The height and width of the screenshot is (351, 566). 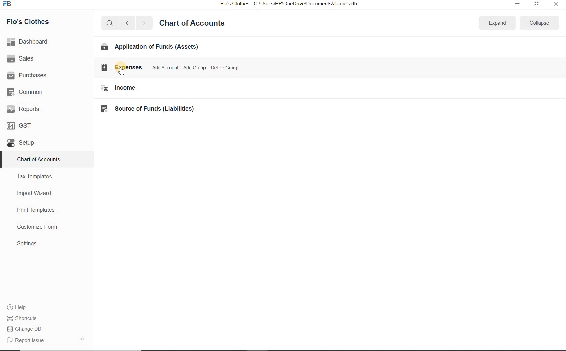 What do you see at coordinates (20, 125) in the screenshot?
I see `GST` at bounding box center [20, 125].